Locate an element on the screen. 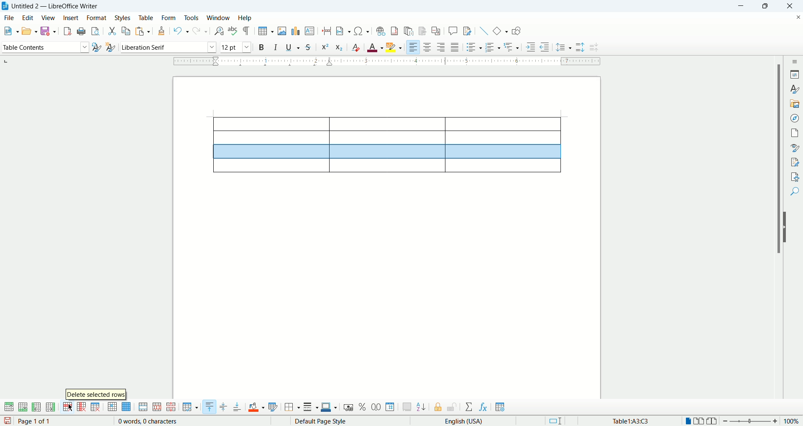 Image resolution: width=803 pixels, height=426 pixels. add columns before is located at coordinates (37, 407).